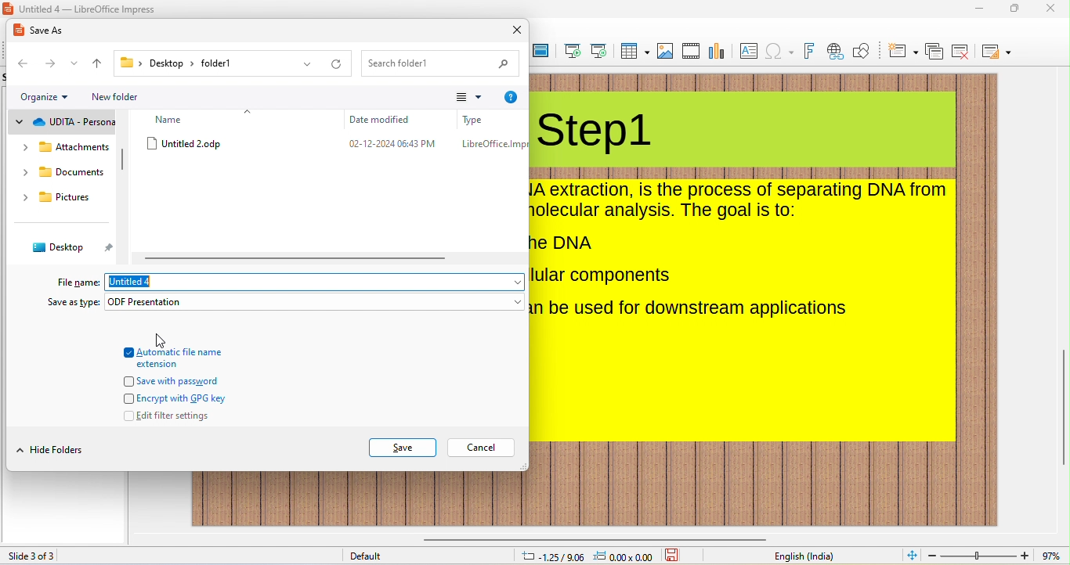  Describe the element at coordinates (475, 120) in the screenshot. I see `type` at that location.